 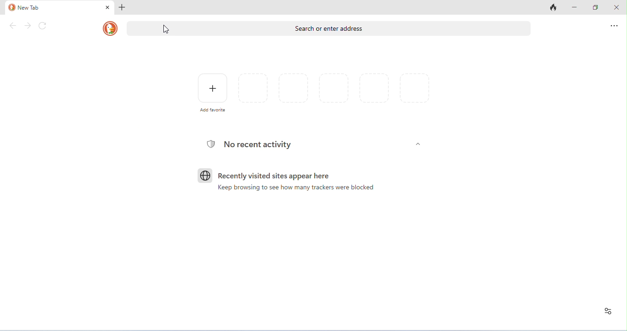 What do you see at coordinates (111, 28) in the screenshot?
I see `DuckDuckGo logo` at bounding box center [111, 28].